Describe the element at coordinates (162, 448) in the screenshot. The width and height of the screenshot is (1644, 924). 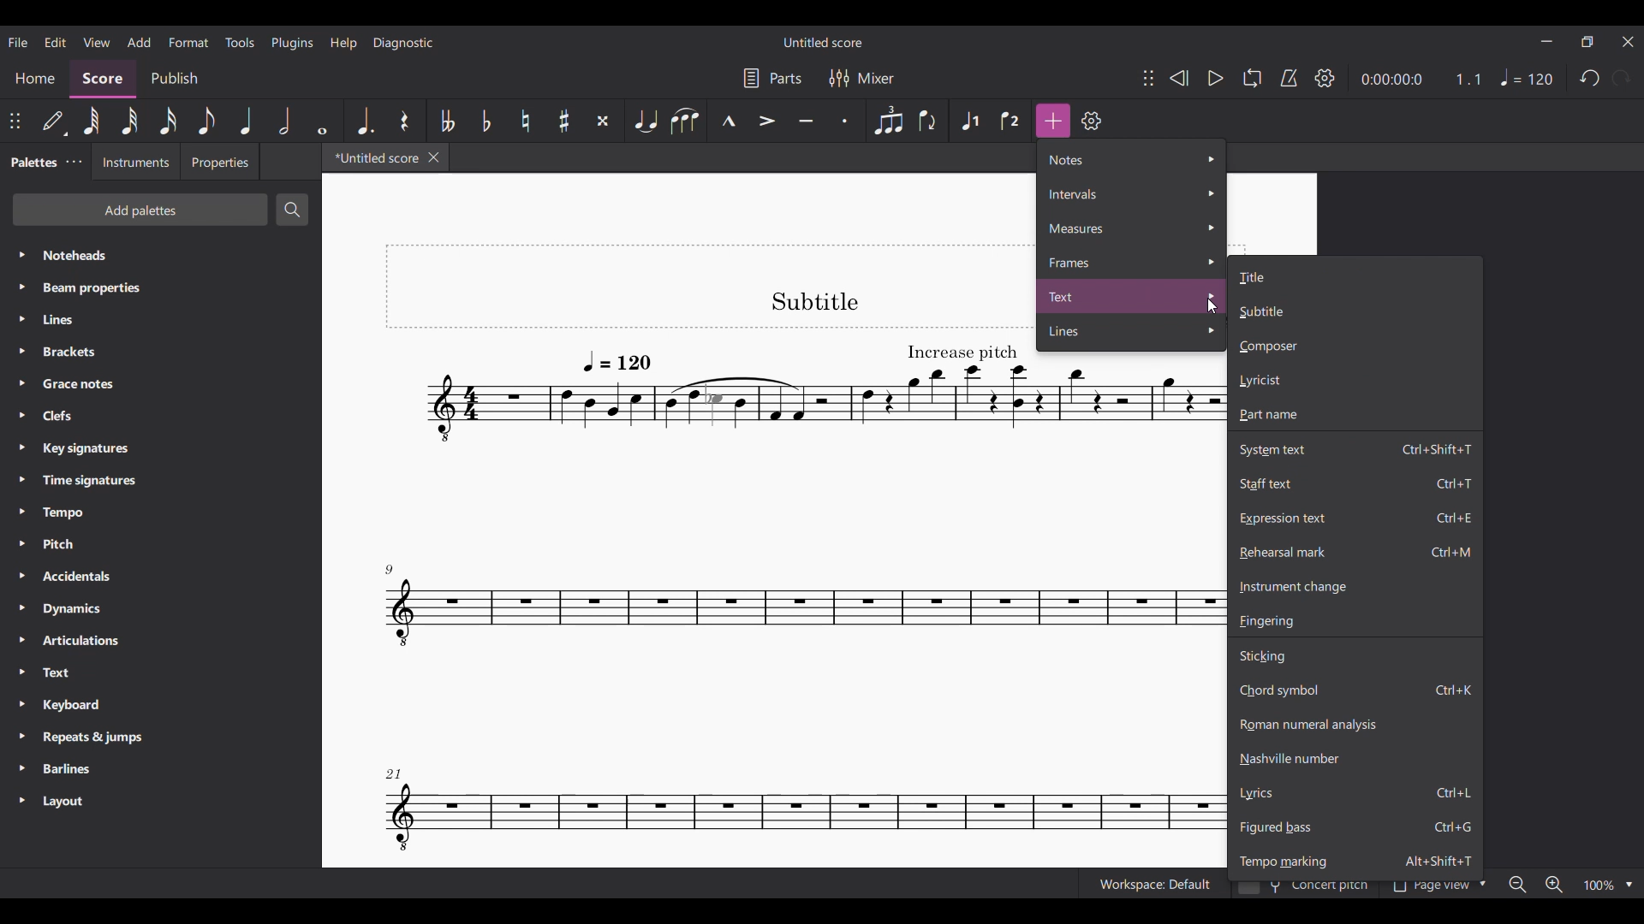
I see `Key signatures` at that location.